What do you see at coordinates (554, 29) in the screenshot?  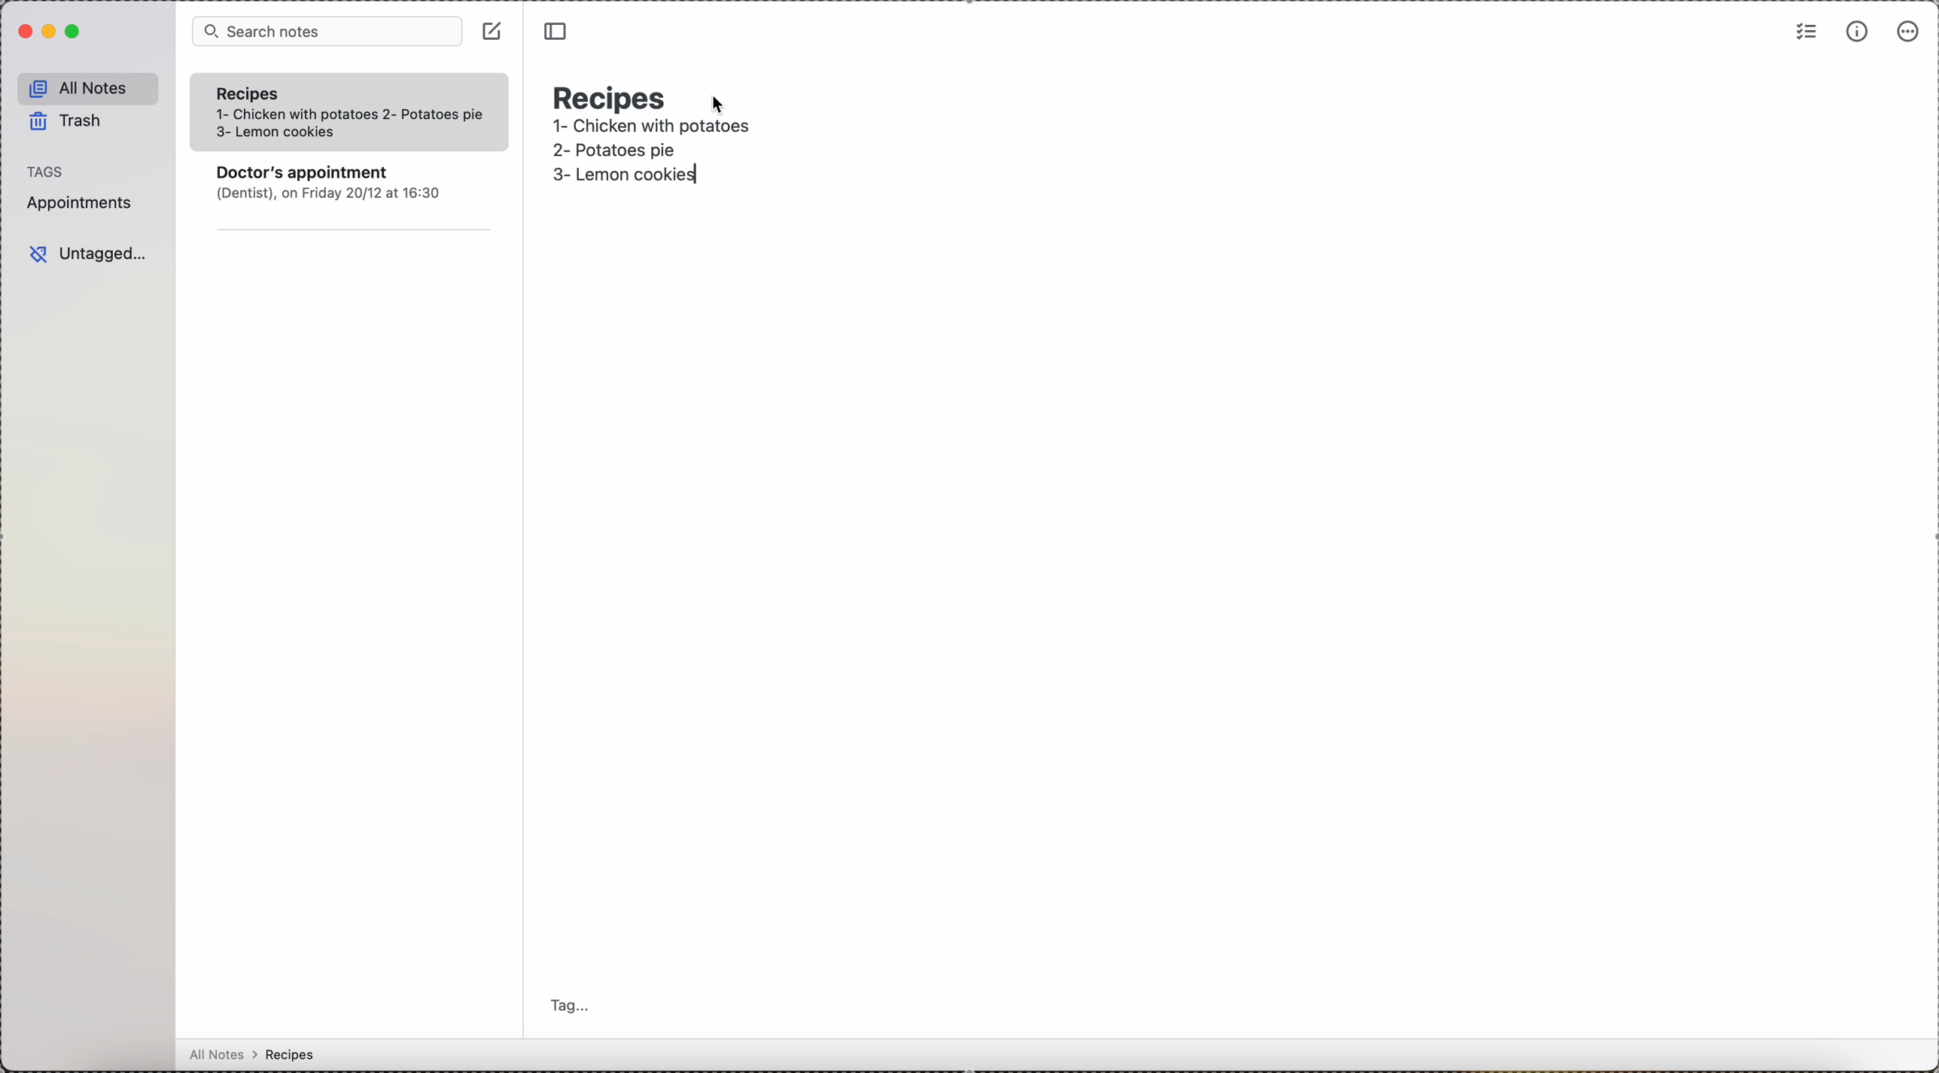 I see `toggle sidebar` at bounding box center [554, 29].